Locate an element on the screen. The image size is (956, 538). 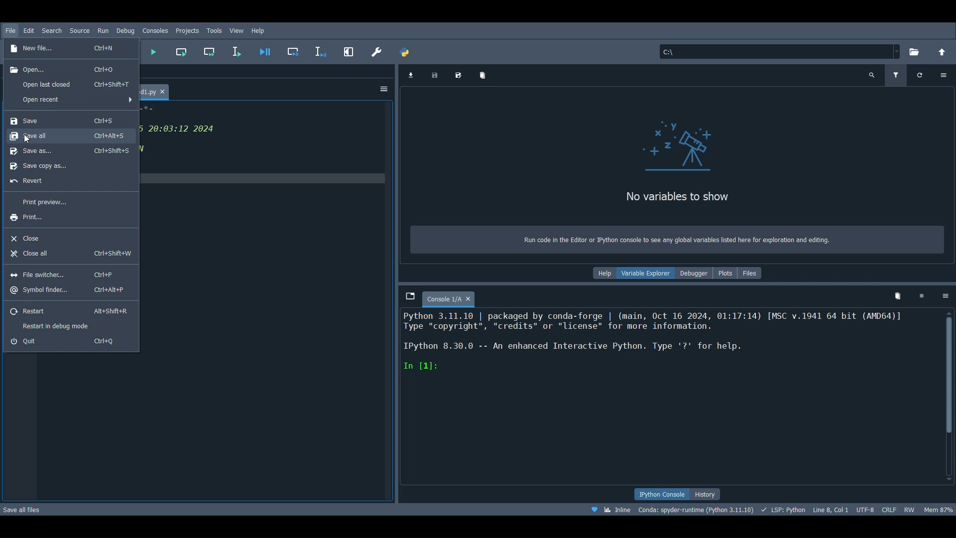
Tools is located at coordinates (215, 30).